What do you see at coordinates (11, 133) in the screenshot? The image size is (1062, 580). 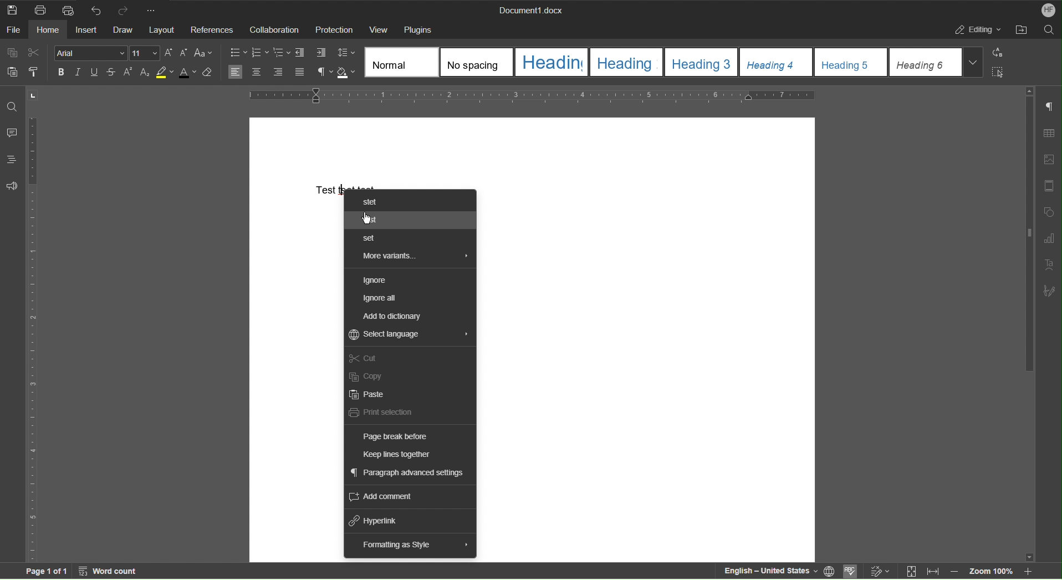 I see `Comments` at bounding box center [11, 133].